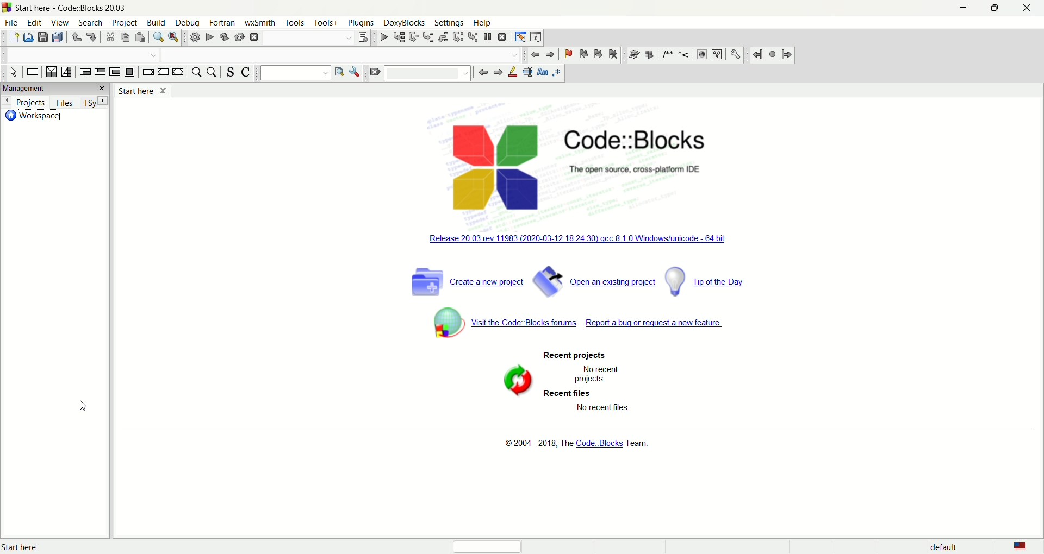  What do you see at coordinates (52, 72) in the screenshot?
I see `decision` at bounding box center [52, 72].